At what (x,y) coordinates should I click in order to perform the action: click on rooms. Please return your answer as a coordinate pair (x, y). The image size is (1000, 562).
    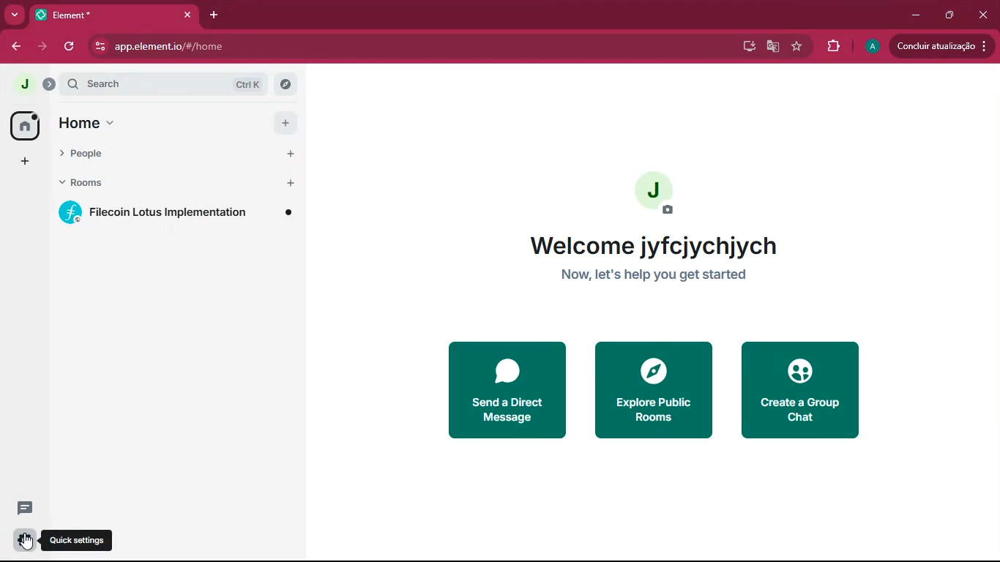
    Looking at the image, I should click on (151, 182).